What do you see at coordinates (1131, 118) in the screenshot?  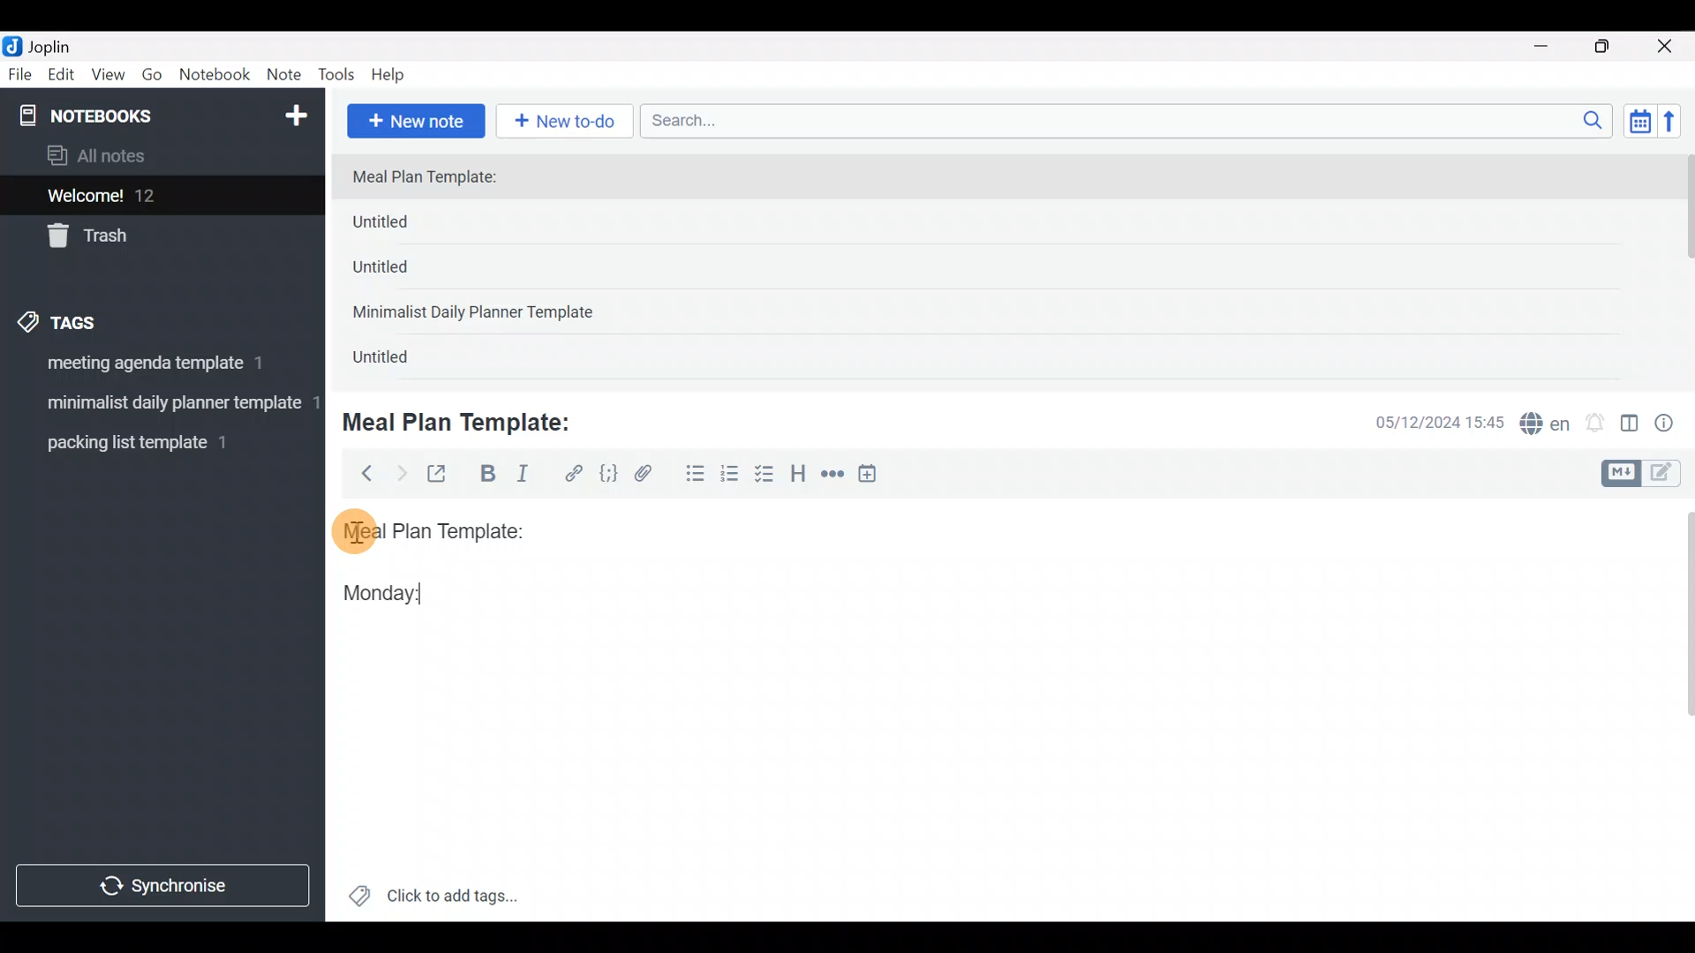 I see `Search bar` at bounding box center [1131, 118].